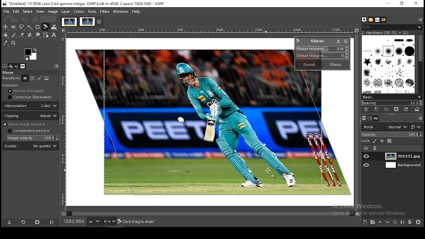  Describe the element at coordinates (335, 64) in the screenshot. I see `shear` at that location.